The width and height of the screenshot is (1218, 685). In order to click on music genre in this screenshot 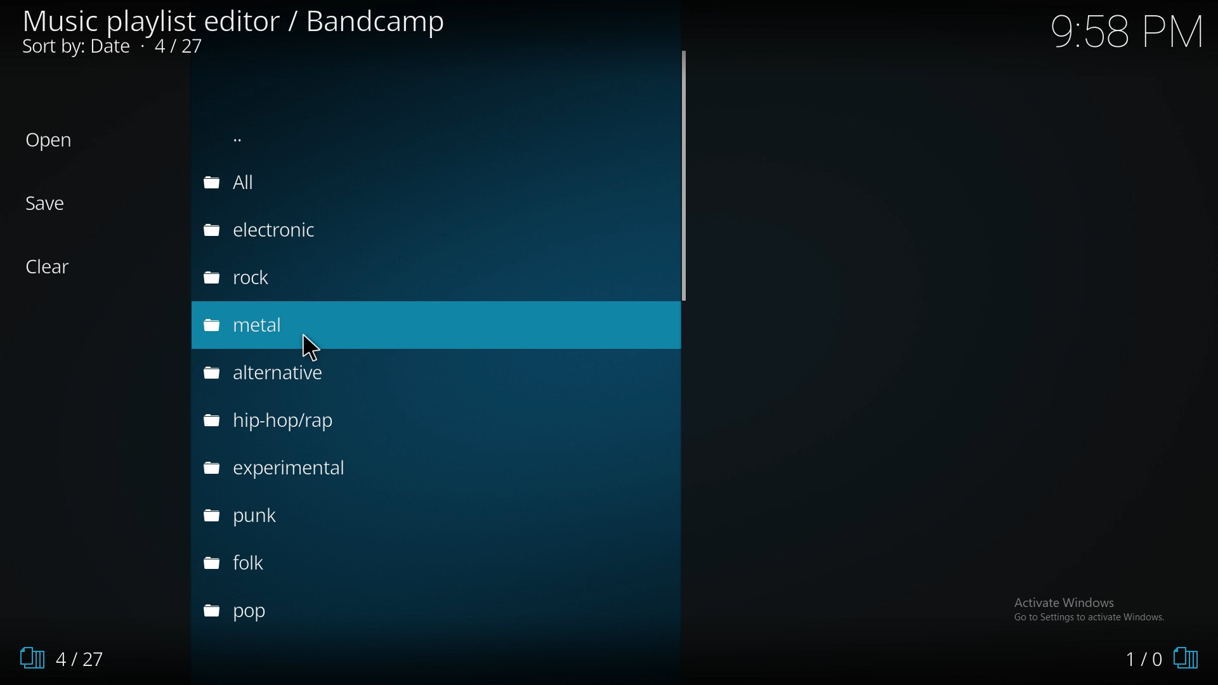, I will do `click(306, 469)`.